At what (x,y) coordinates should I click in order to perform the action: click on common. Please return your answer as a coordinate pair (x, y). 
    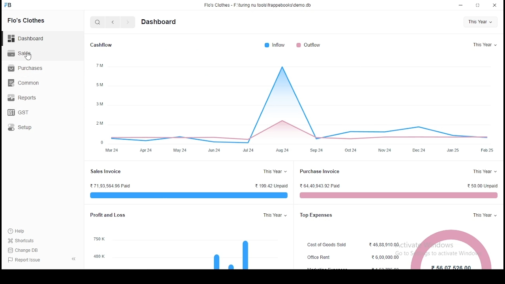
    Looking at the image, I should click on (24, 83).